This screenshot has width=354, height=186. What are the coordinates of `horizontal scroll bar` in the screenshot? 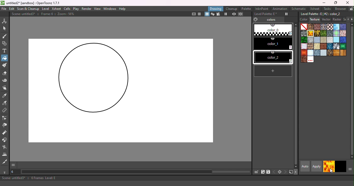 It's located at (137, 172).